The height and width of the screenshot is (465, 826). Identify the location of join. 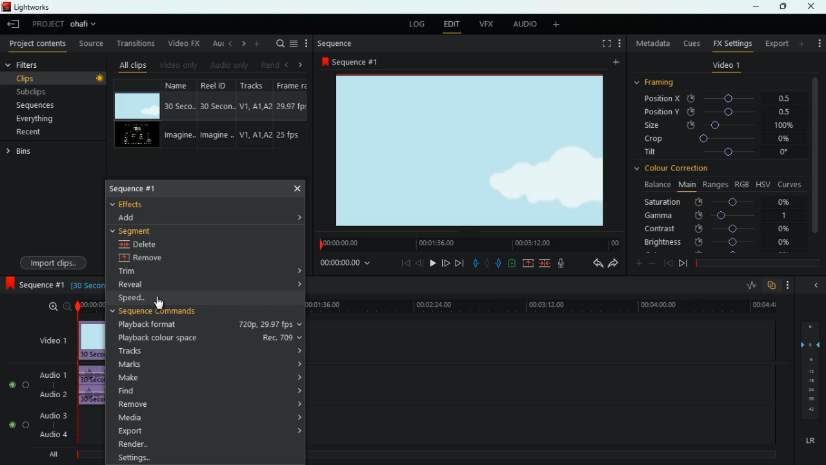
(546, 263).